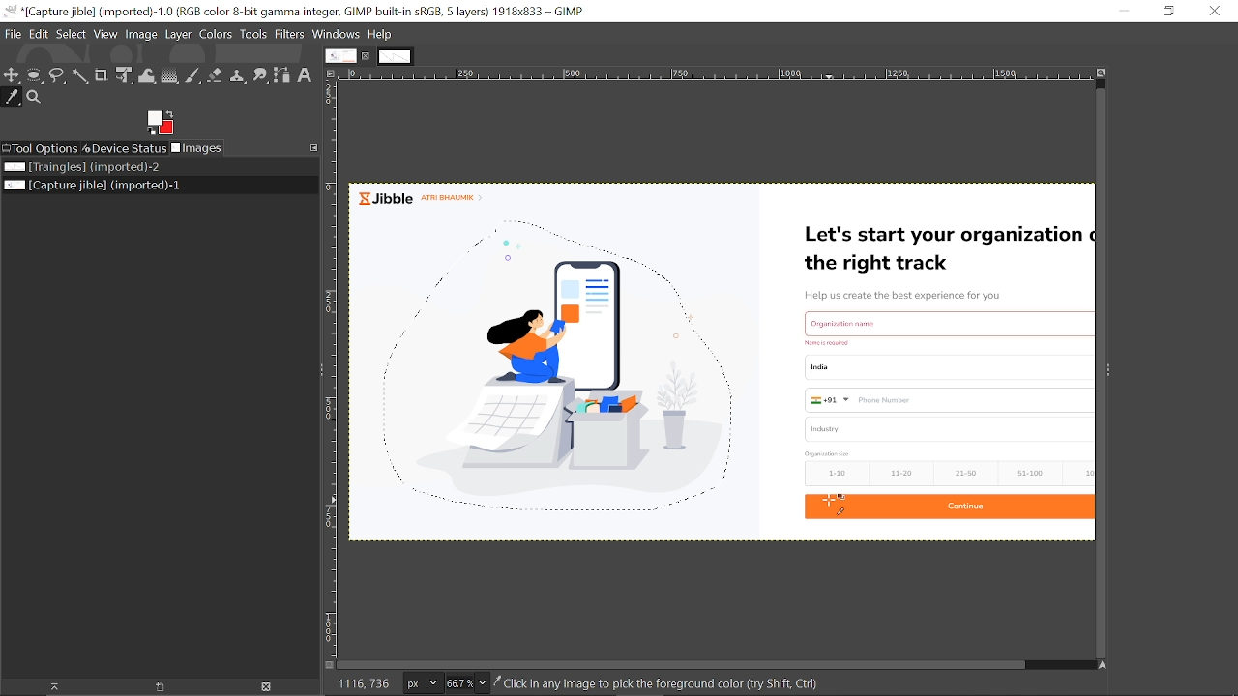 The height and width of the screenshot is (696, 1238). I want to click on Current window, so click(295, 12).